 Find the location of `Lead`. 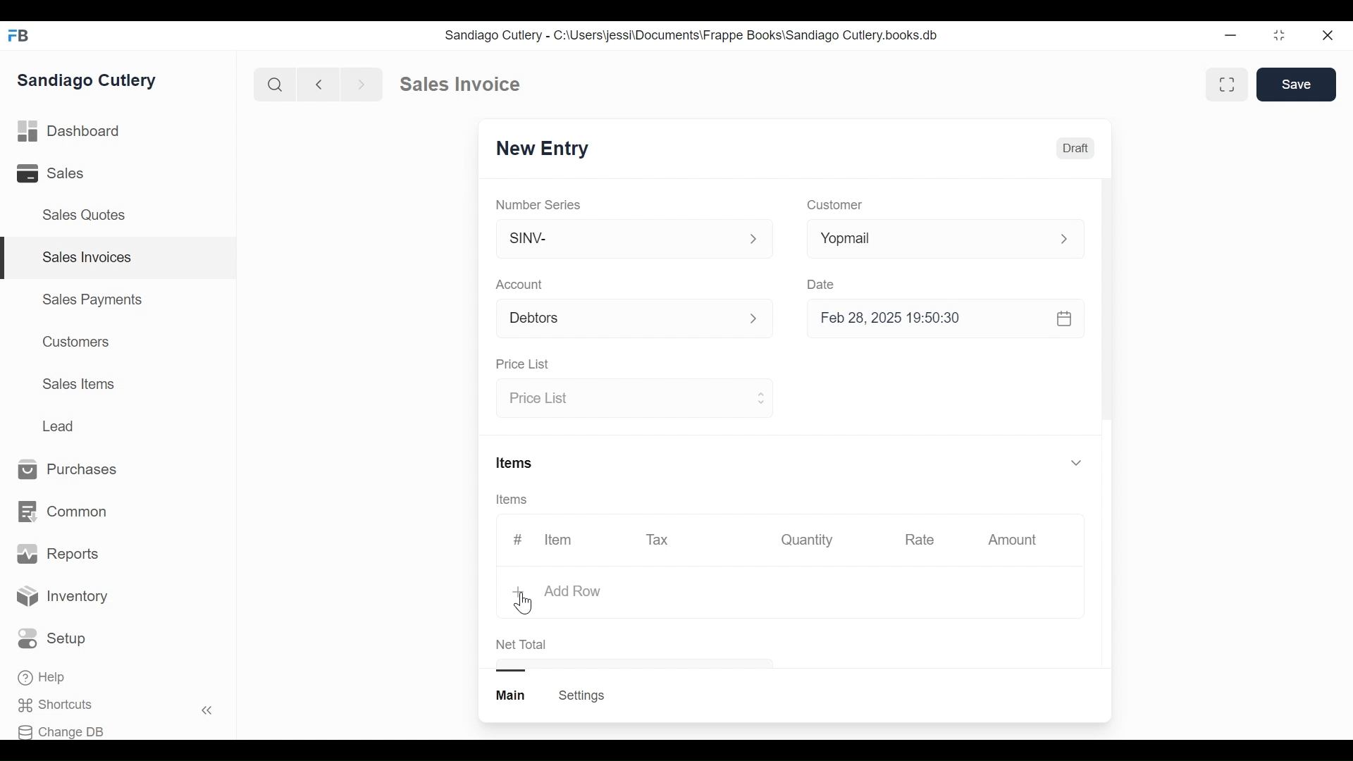

Lead is located at coordinates (60, 425).